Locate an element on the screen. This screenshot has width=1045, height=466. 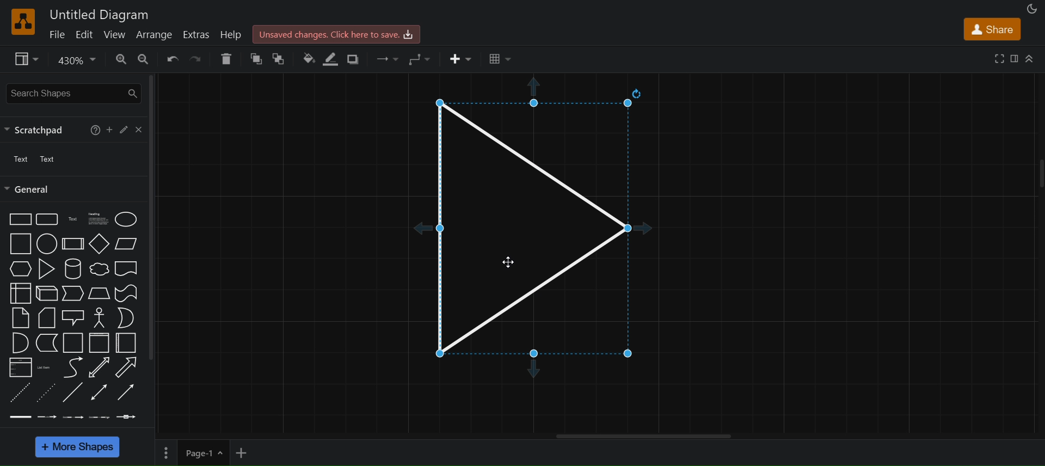
add is located at coordinates (110, 128).